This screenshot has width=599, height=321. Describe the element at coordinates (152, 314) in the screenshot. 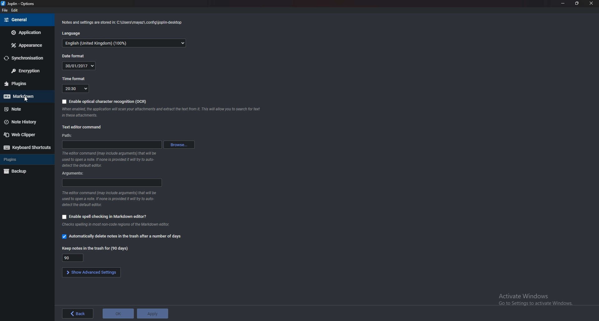

I see `apply` at that location.